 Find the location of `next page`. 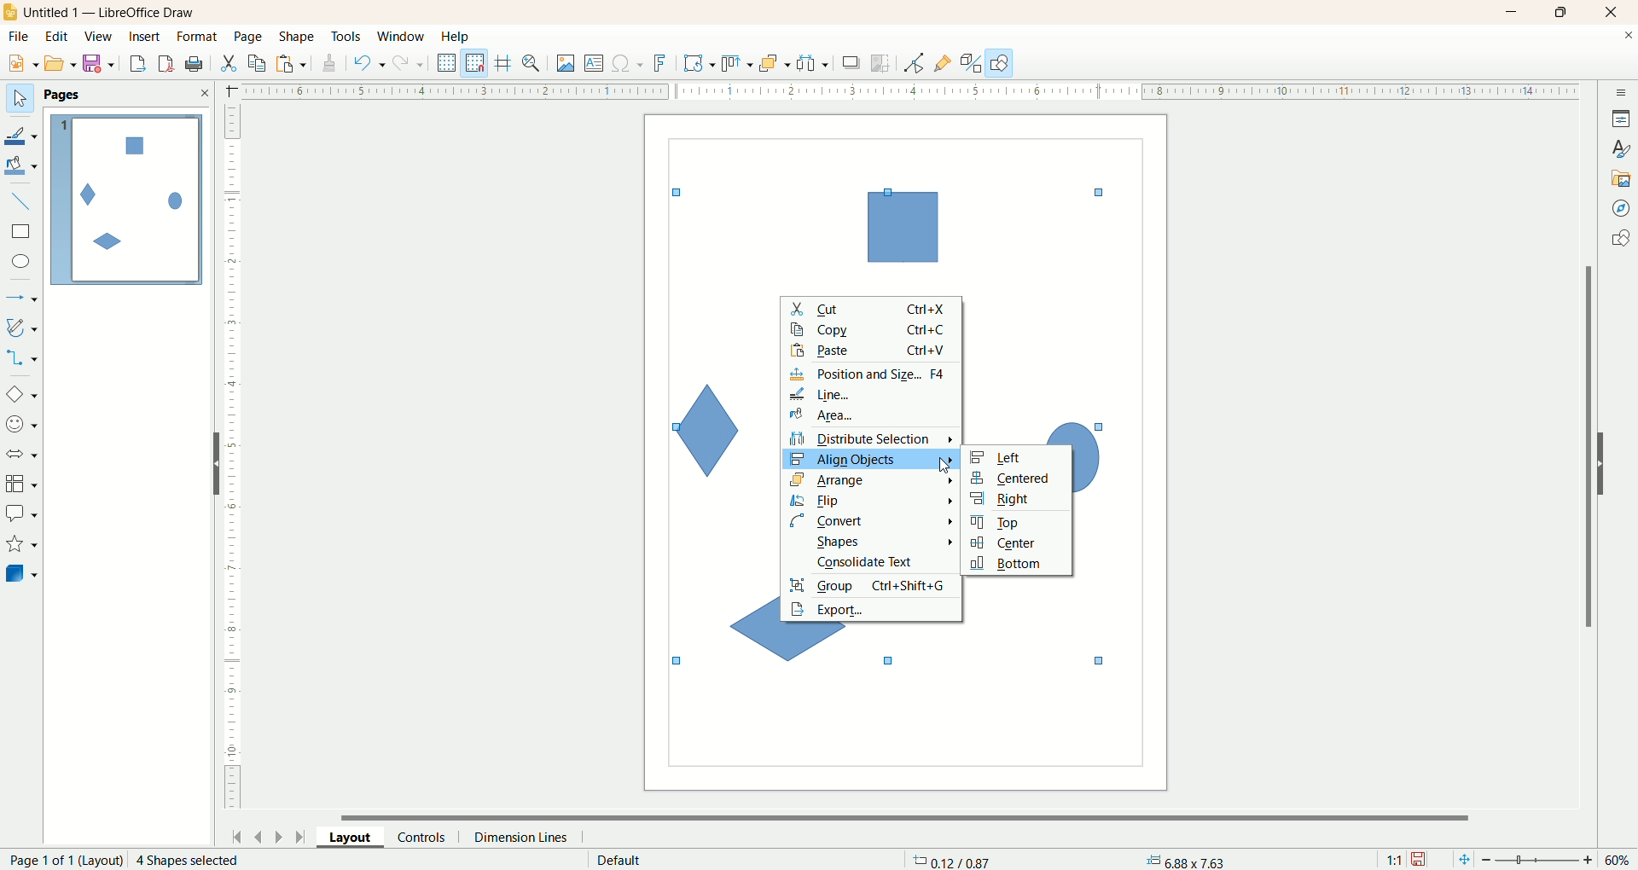

next page is located at coordinates (279, 836).